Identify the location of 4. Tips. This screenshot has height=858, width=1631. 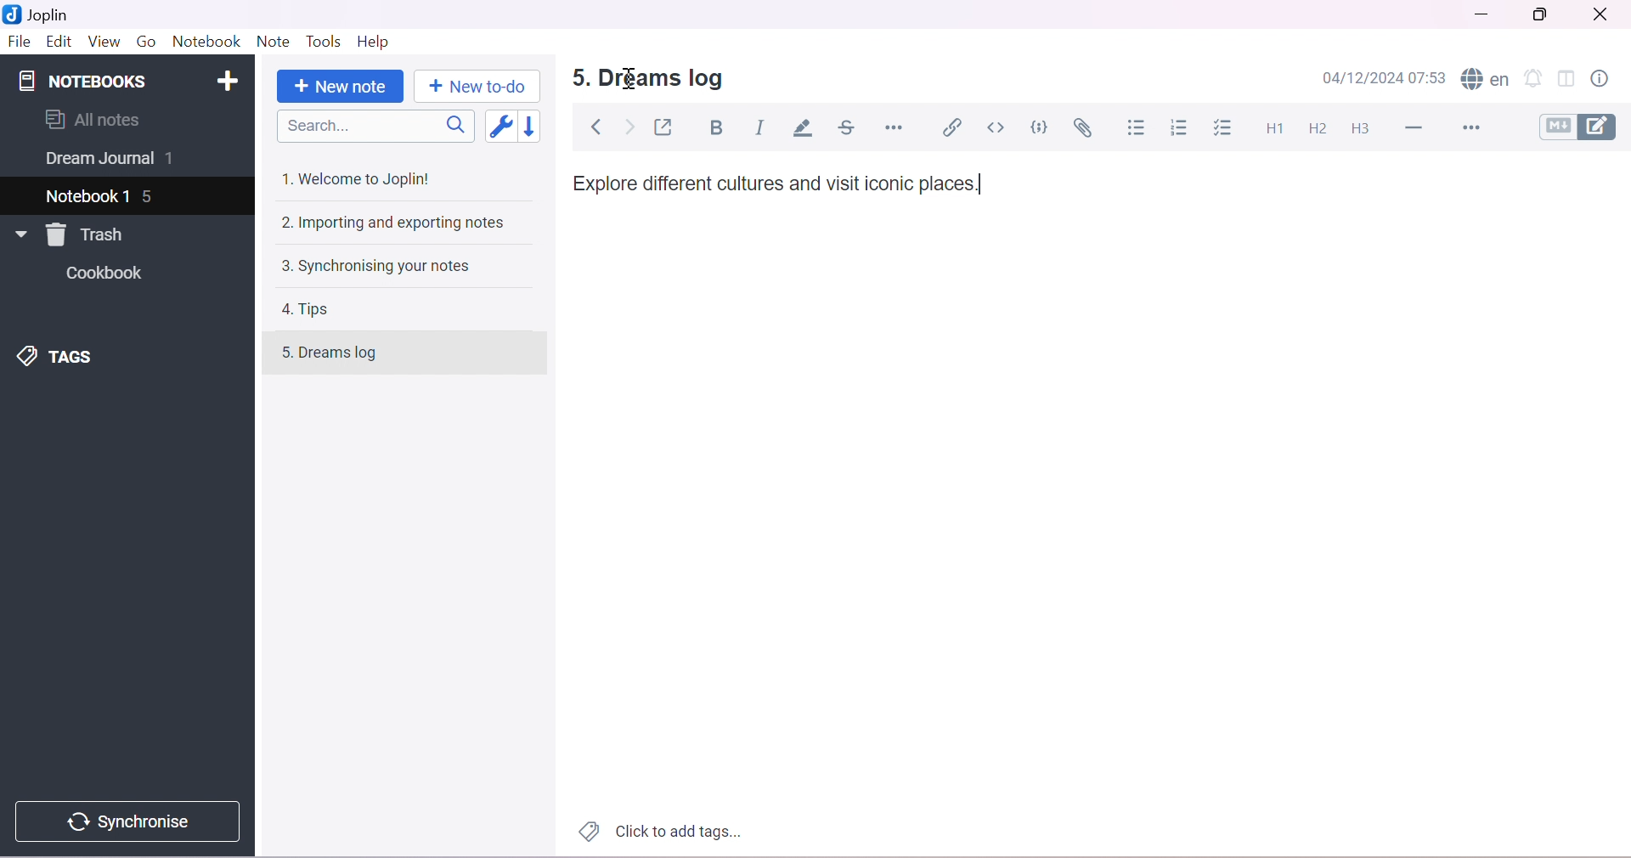
(313, 309).